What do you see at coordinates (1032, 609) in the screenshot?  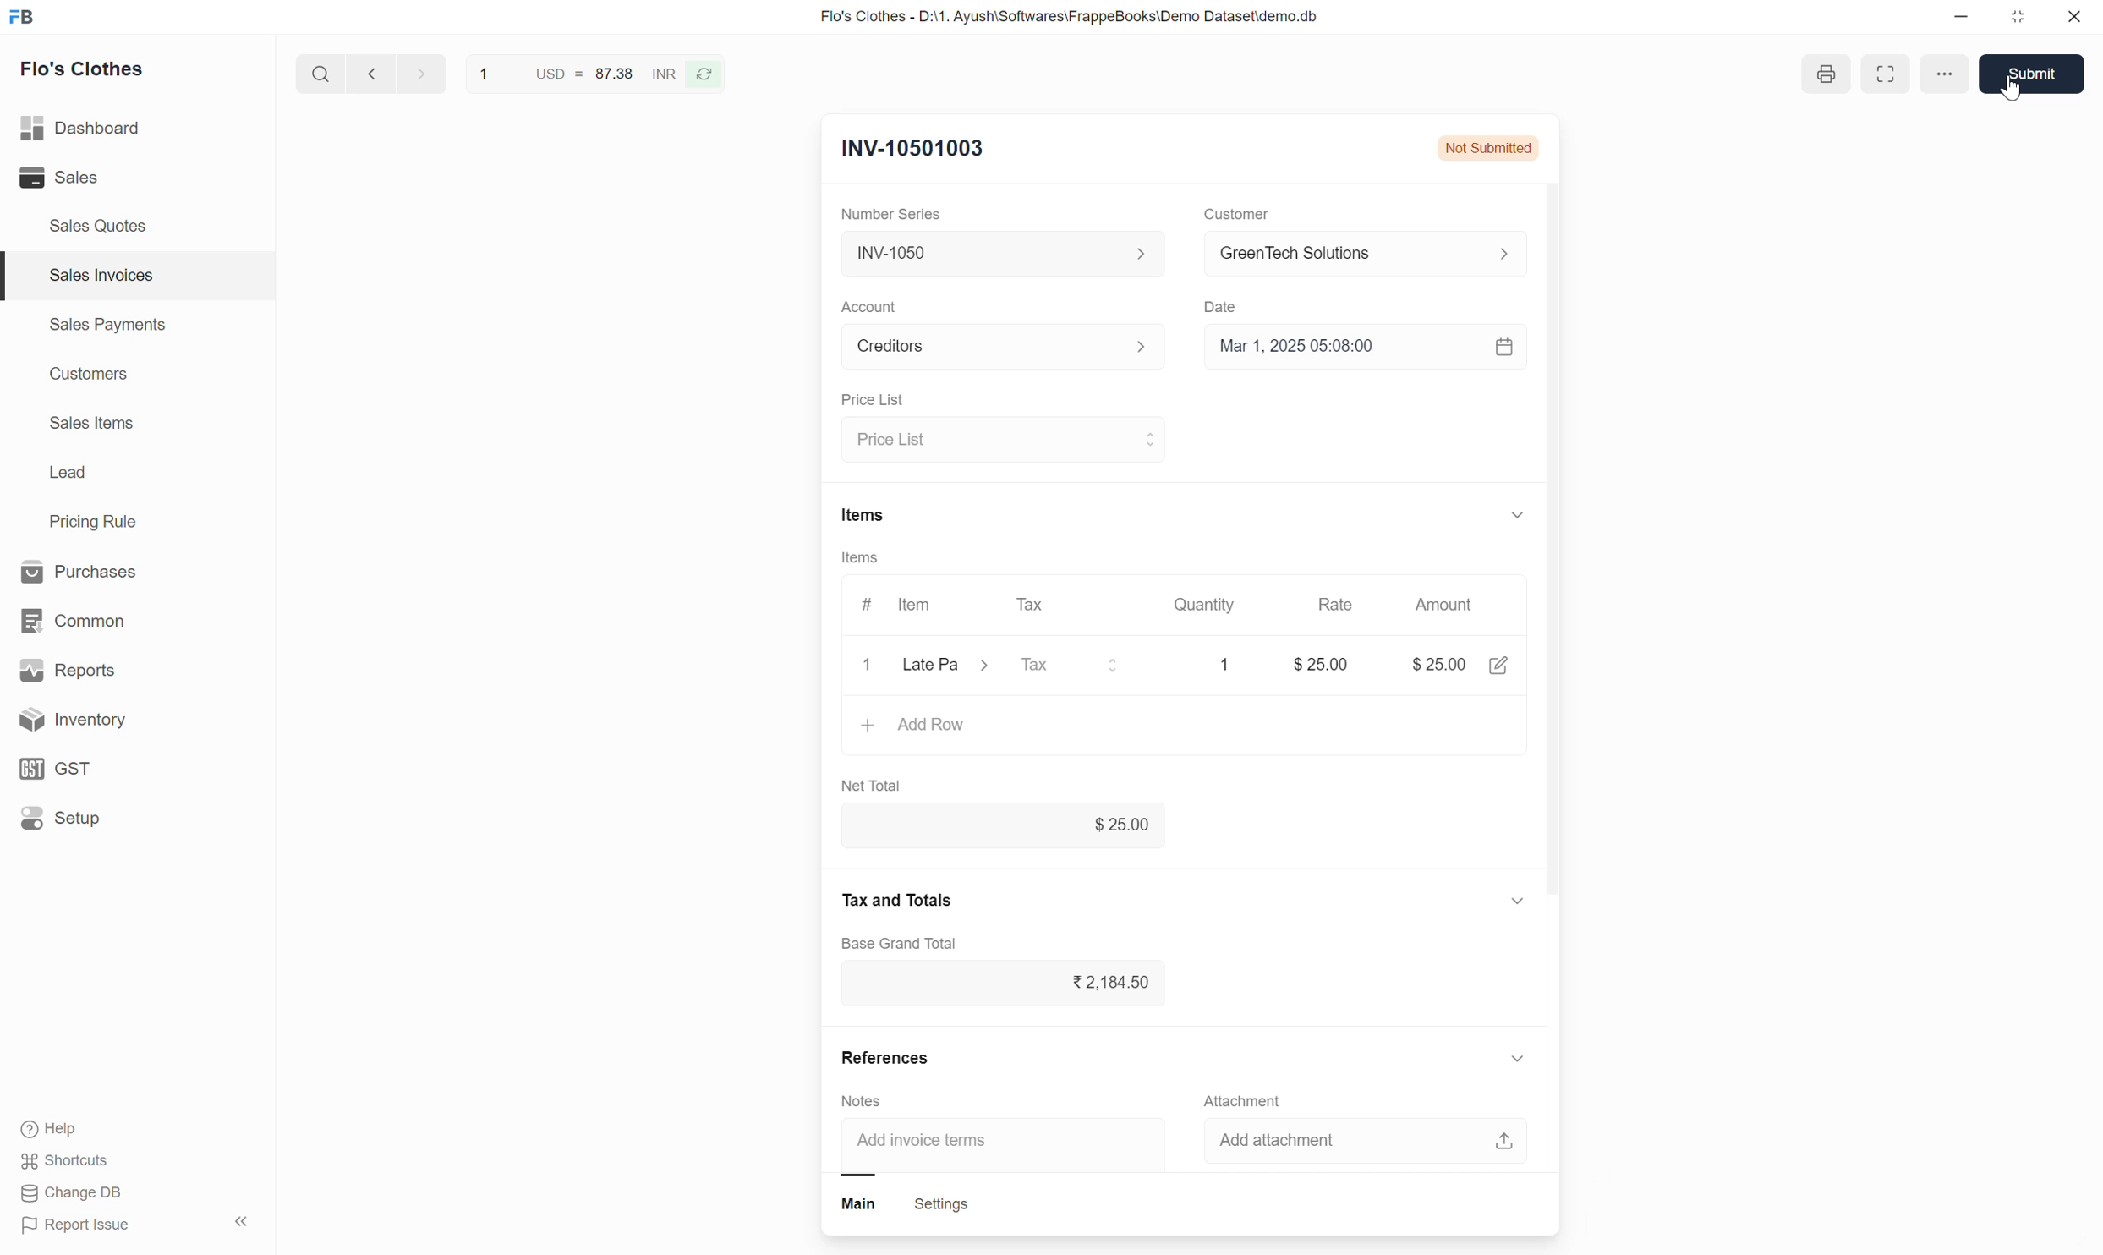 I see `Tax` at bounding box center [1032, 609].